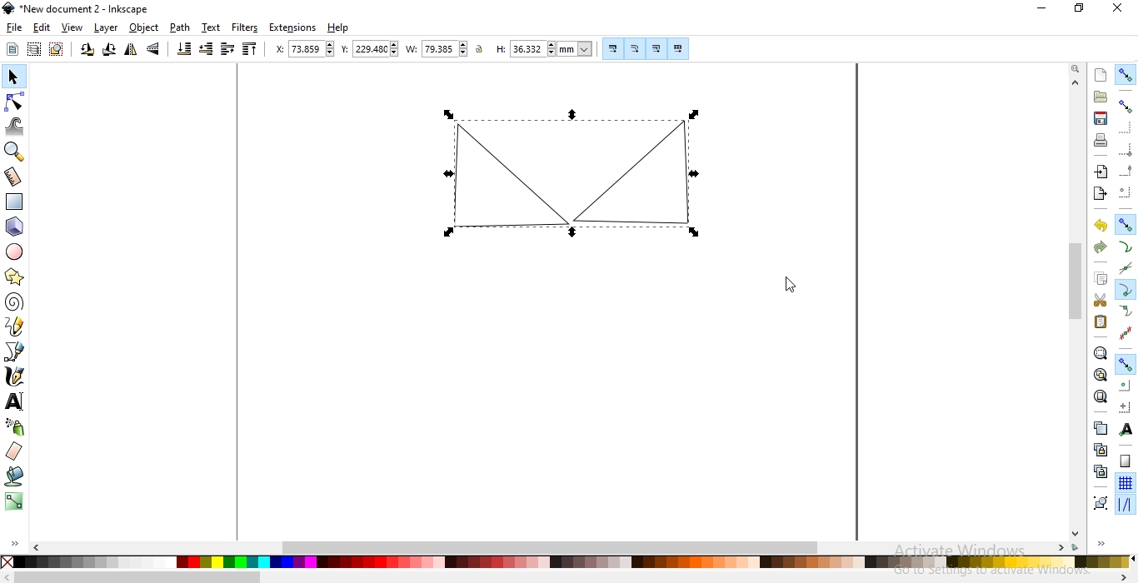  I want to click on snapping centers of bounding boxes, so click(1126, 191).